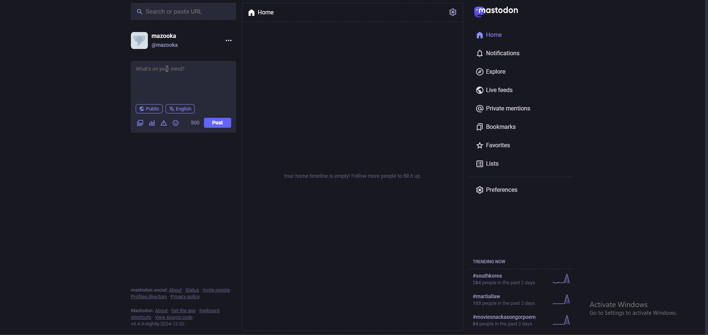 The height and width of the screenshot is (335, 708). Describe the element at coordinates (166, 36) in the screenshot. I see `mazooka` at that location.